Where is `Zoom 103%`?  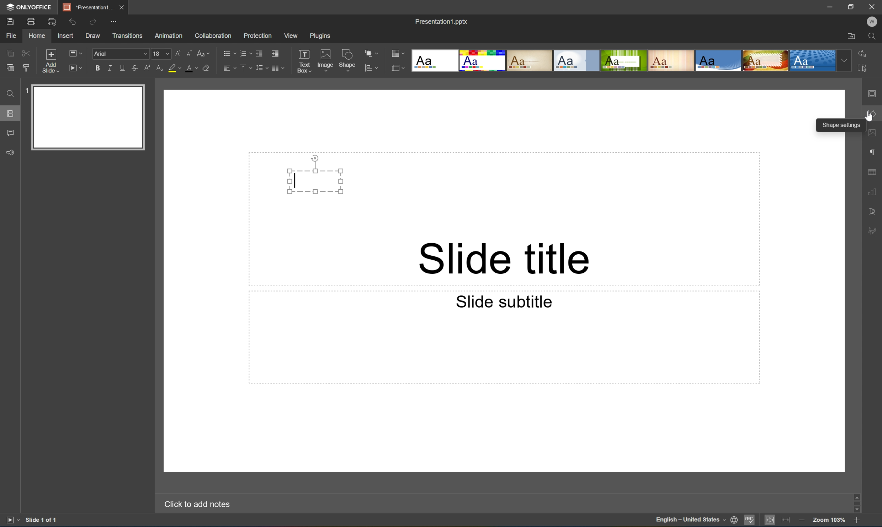 Zoom 103% is located at coordinates (830, 521).